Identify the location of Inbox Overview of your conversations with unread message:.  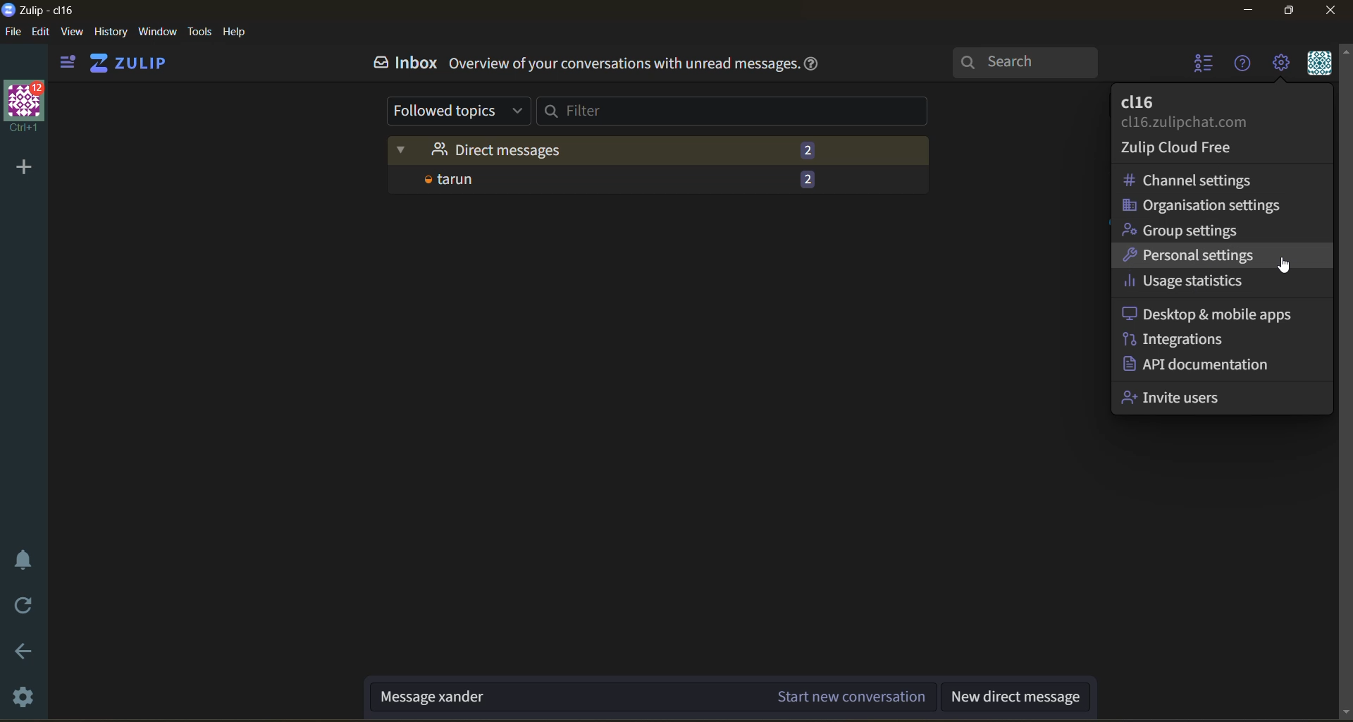
(576, 63).